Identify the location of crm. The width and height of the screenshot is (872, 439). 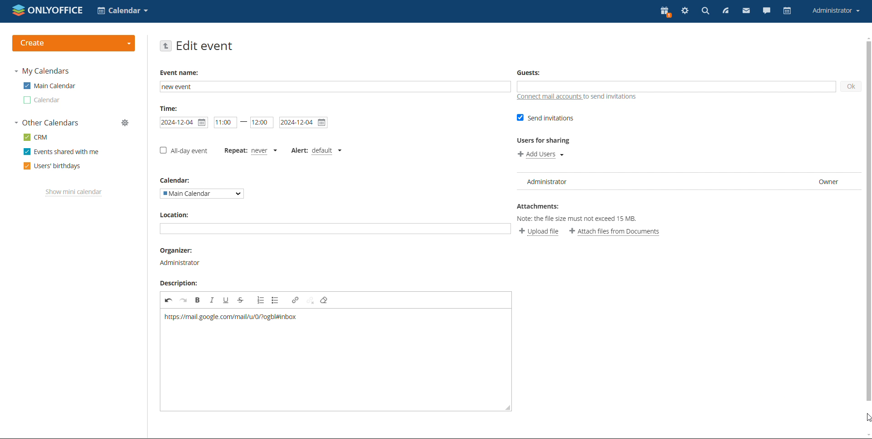
(36, 137).